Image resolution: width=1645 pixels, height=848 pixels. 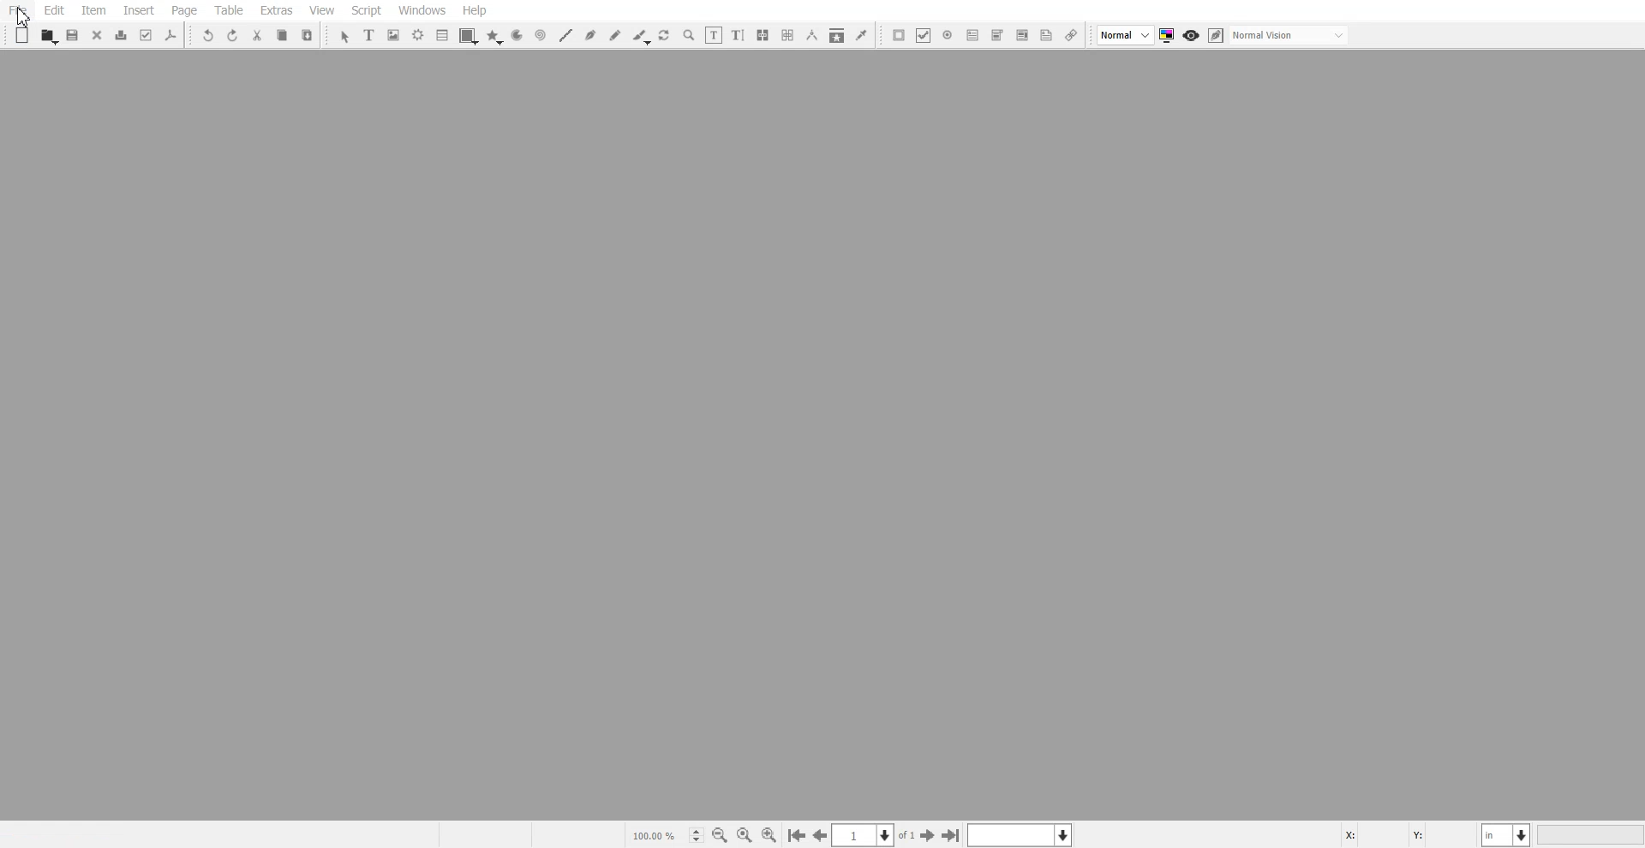 What do you see at coordinates (232, 35) in the screenshot?
I see `Redo` at bounding box center [232, 35].